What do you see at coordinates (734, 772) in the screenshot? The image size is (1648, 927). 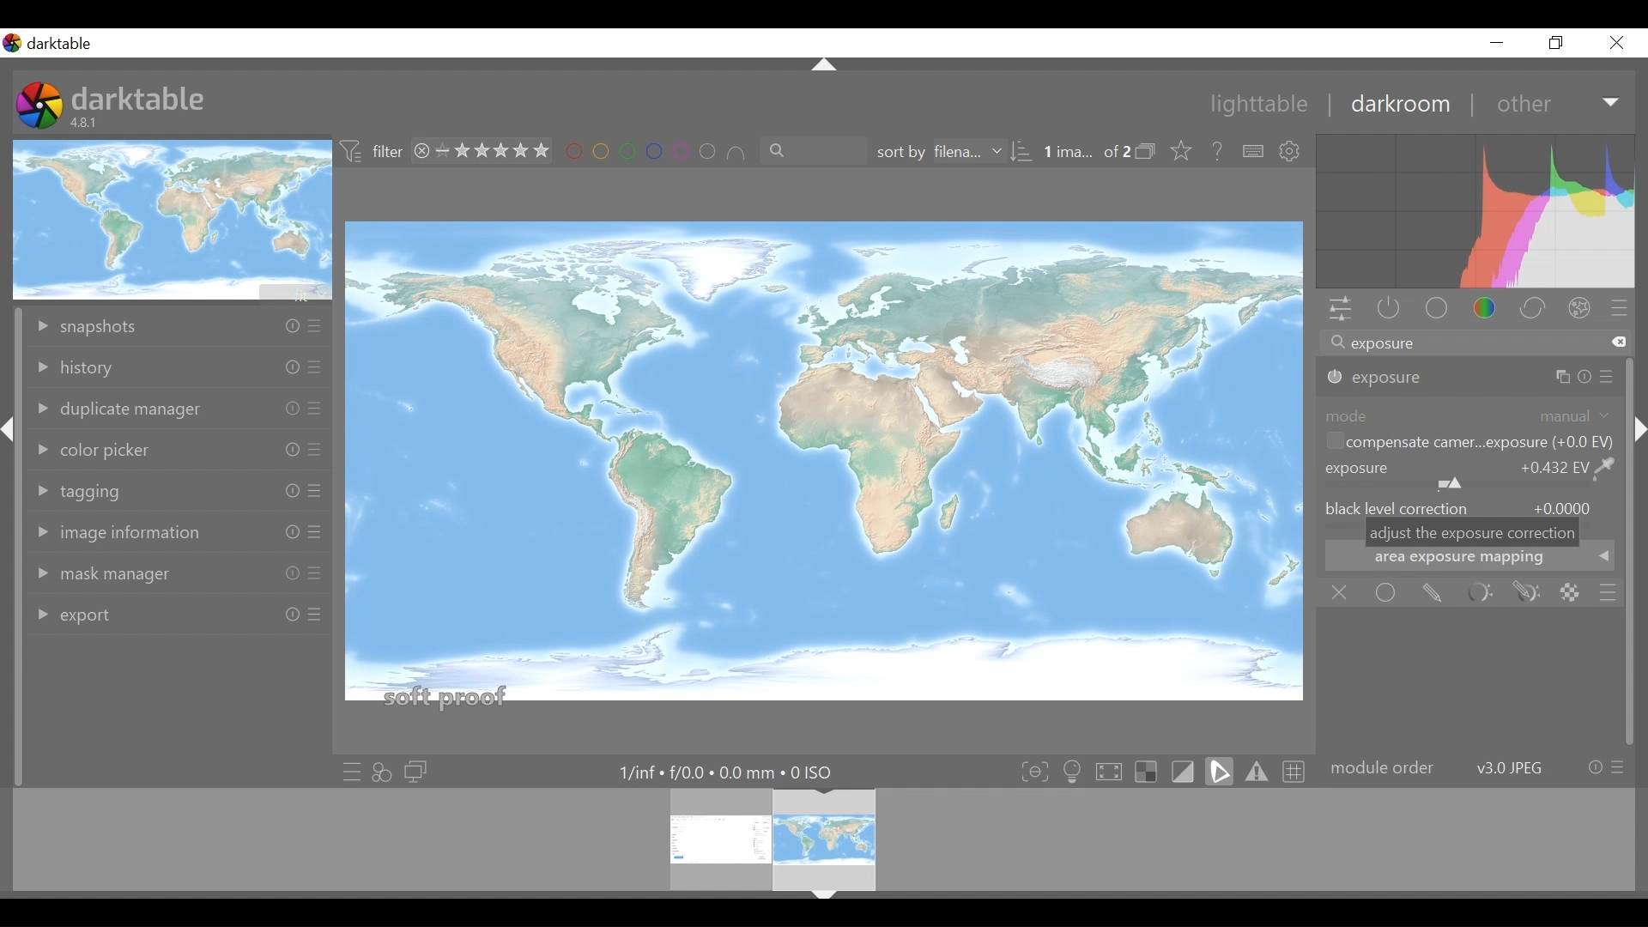 I see `Maximum Exposure` at bounding box center [734, 772].